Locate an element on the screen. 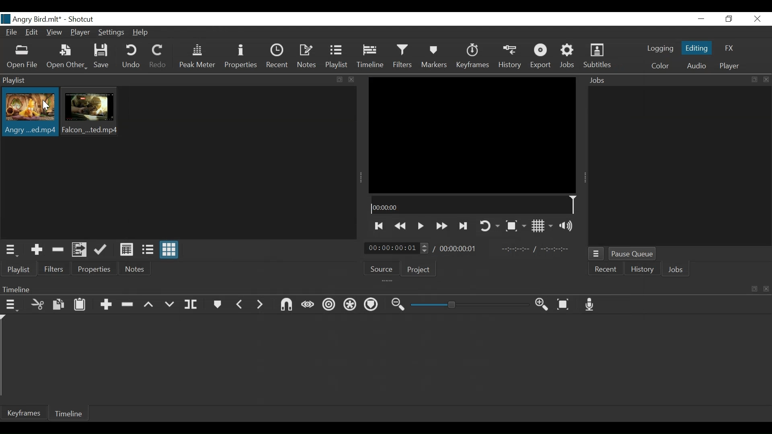 Image resolution: width=772 pixels, height=434 pixels. View as Detail is located at coordinates (126, 250).